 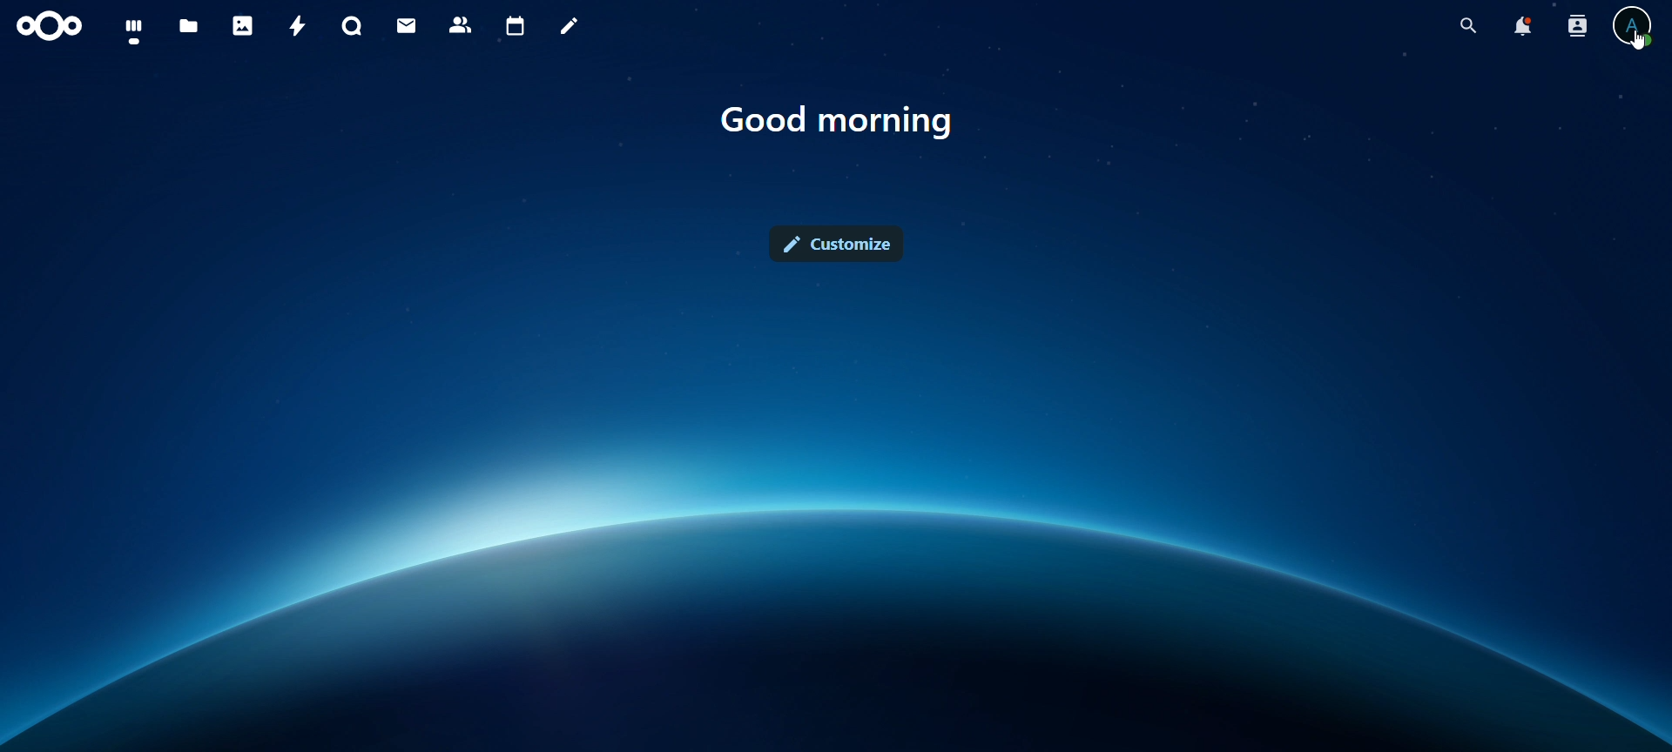 What do you see at coordinates (462, 26) in the screenshot?
I see `contacts` at bounding box center [462, 26].